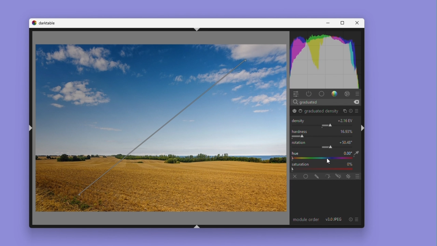  Describe the element at coordinates (341, 23) in the screenshot. I see `Maximise` at that location.